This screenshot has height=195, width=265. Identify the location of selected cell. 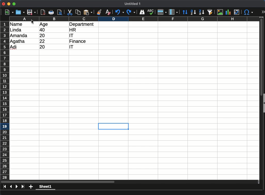
(114, 127).